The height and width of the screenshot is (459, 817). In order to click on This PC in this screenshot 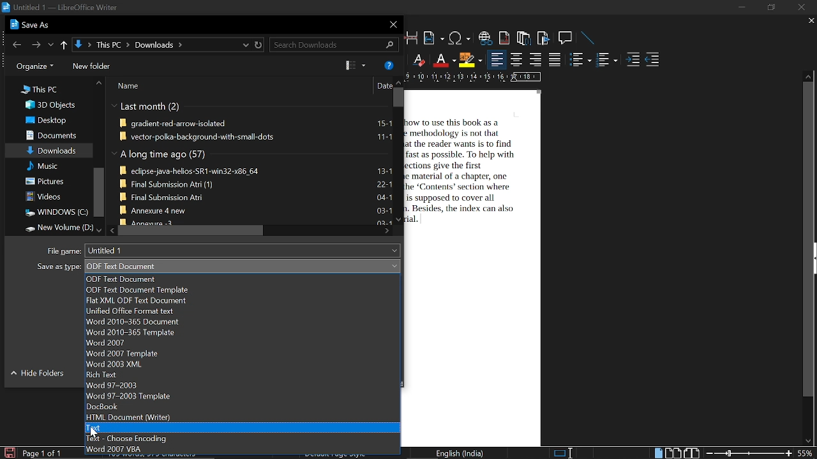, I will do `click(40, 89)`.